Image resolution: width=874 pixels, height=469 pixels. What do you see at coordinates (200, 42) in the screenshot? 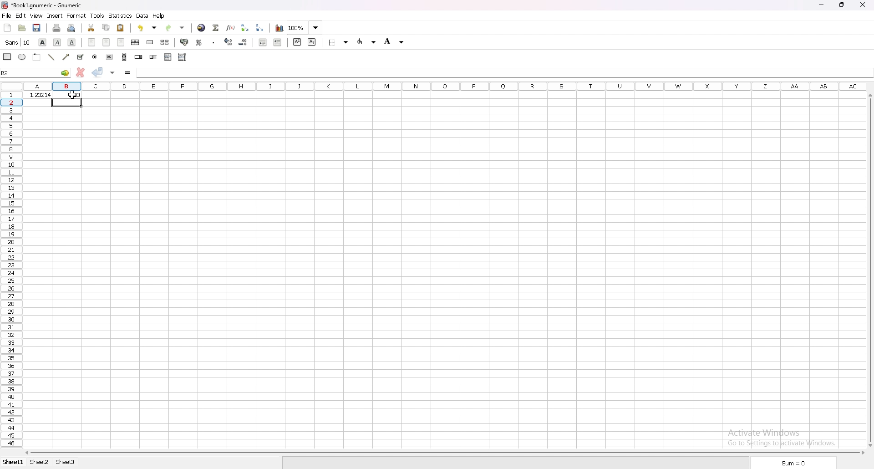
I see `percentage` at bounding box center [200, 42].